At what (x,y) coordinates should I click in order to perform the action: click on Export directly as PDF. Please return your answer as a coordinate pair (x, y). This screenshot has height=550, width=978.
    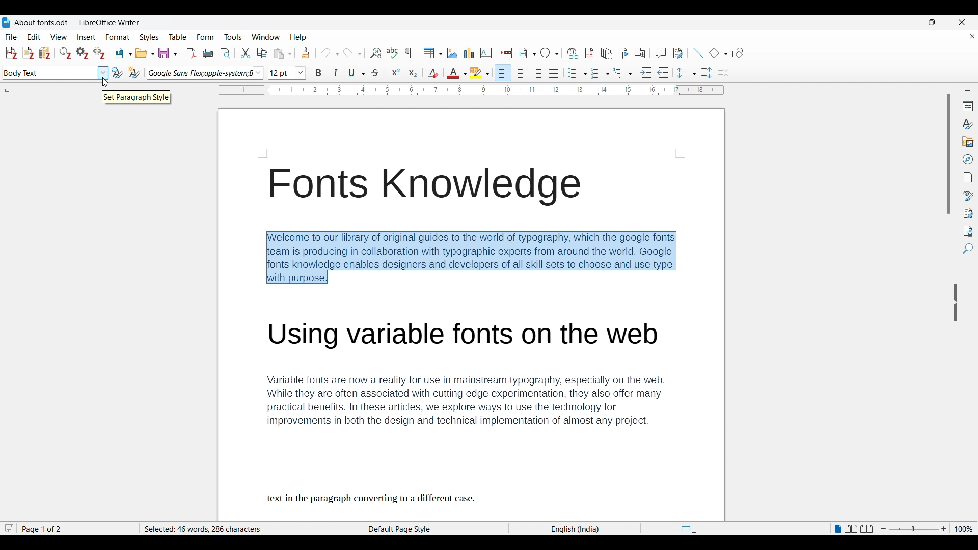
    Looking at the image, I should click on (192, 53).